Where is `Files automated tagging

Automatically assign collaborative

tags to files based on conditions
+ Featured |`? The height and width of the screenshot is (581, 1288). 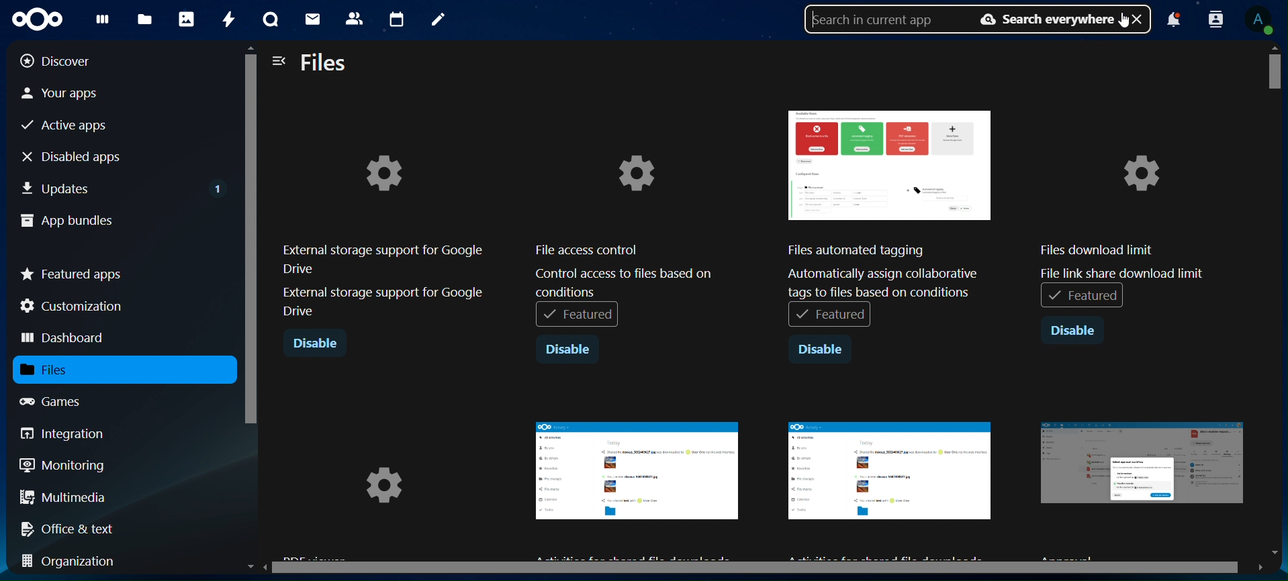
Files automated tagging

Automatically assign collaborative

tags to files based on conditions
+ Featured | is located at coordinates (890, 221).